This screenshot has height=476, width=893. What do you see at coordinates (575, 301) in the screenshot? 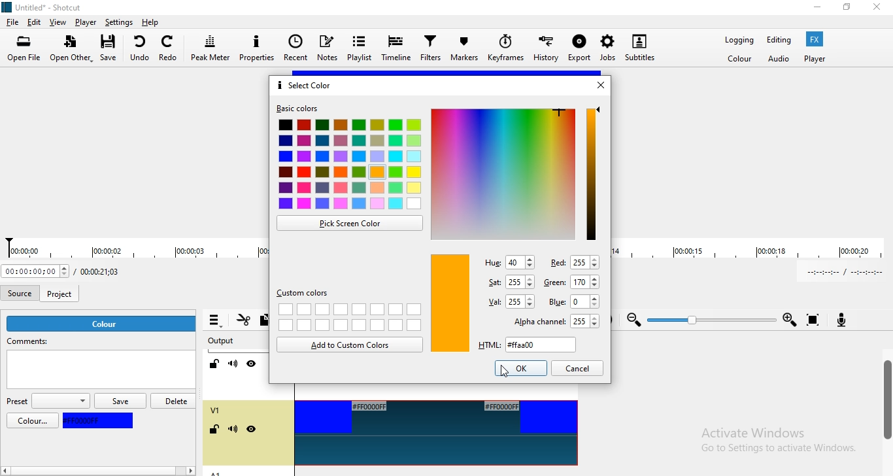
I see `blue` at bounding box center [575, 301].